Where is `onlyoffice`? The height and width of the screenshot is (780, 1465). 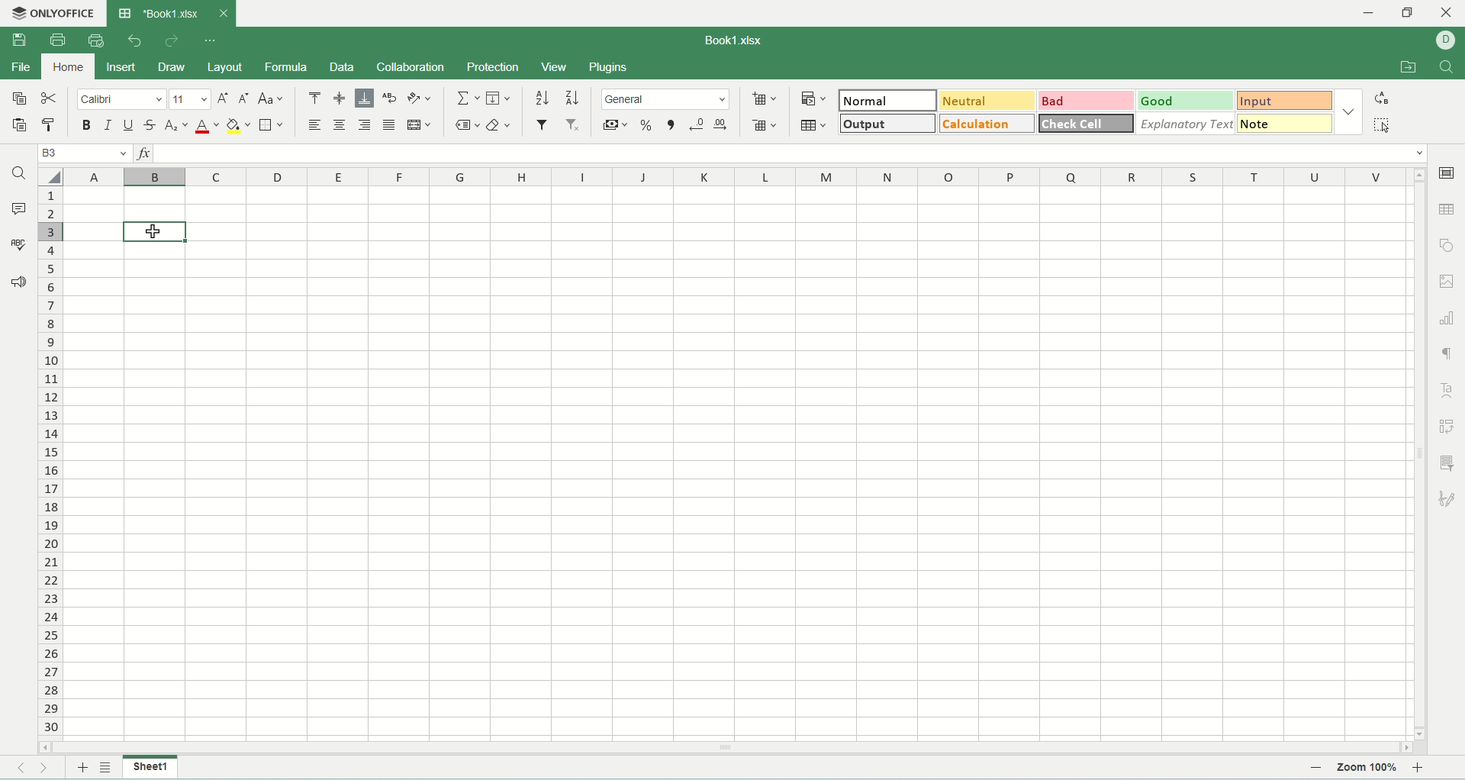
onlyoffice is located at coordinates (56, 14).